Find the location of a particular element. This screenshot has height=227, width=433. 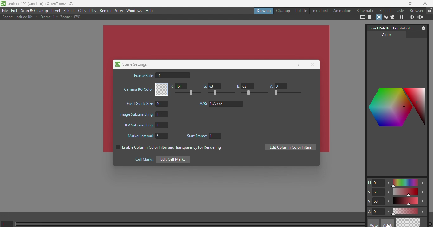

Image subsampling is located at coordinates (145, 114).